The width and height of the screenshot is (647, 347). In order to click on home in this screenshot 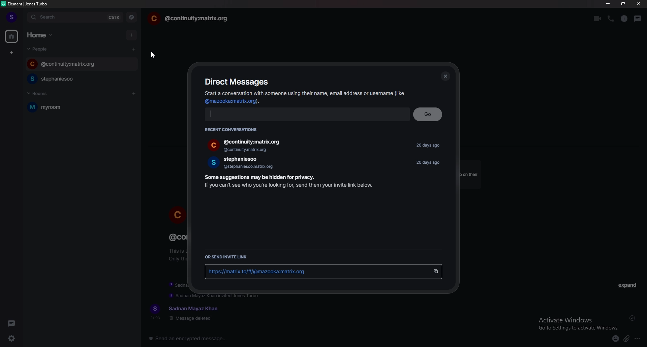, I will do `click(12, 36)`.